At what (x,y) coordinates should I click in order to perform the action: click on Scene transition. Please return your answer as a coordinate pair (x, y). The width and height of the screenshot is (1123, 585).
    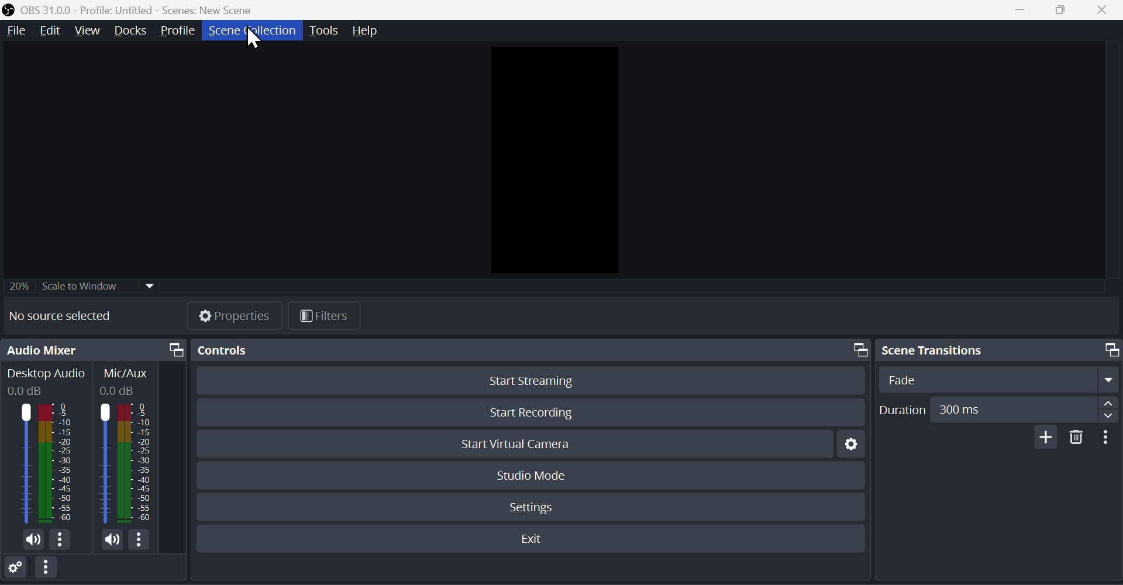
    Looking at the image, I should click on (997, 349).